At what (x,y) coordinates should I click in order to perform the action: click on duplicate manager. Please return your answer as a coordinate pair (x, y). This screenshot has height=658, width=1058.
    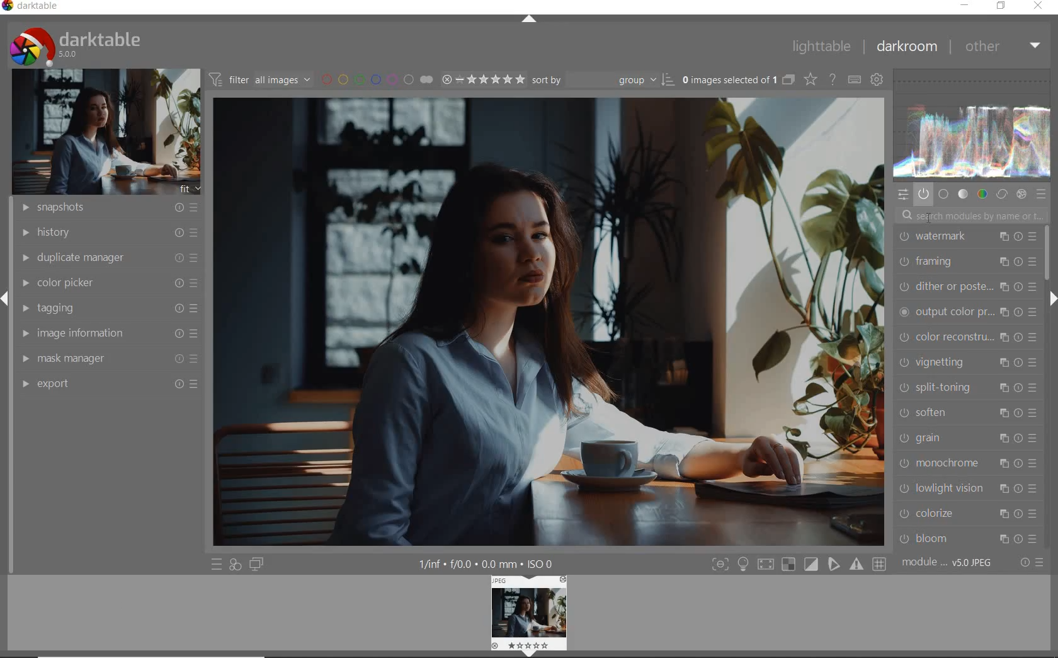
    Looking at the image, I should click on (106, 258).